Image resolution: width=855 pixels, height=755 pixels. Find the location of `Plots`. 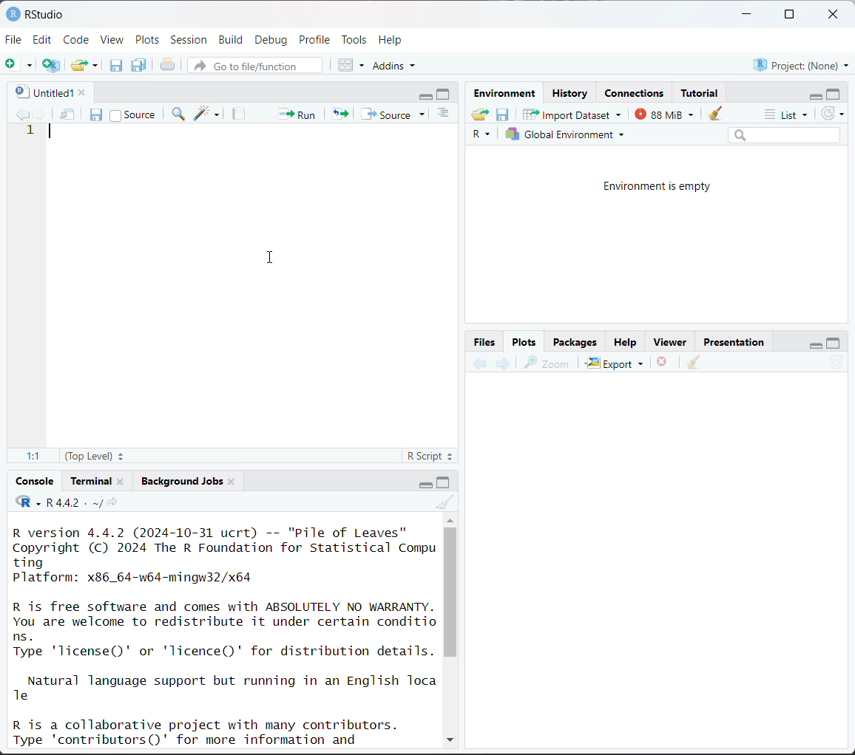

Plots is located at coordinates (524, 341).